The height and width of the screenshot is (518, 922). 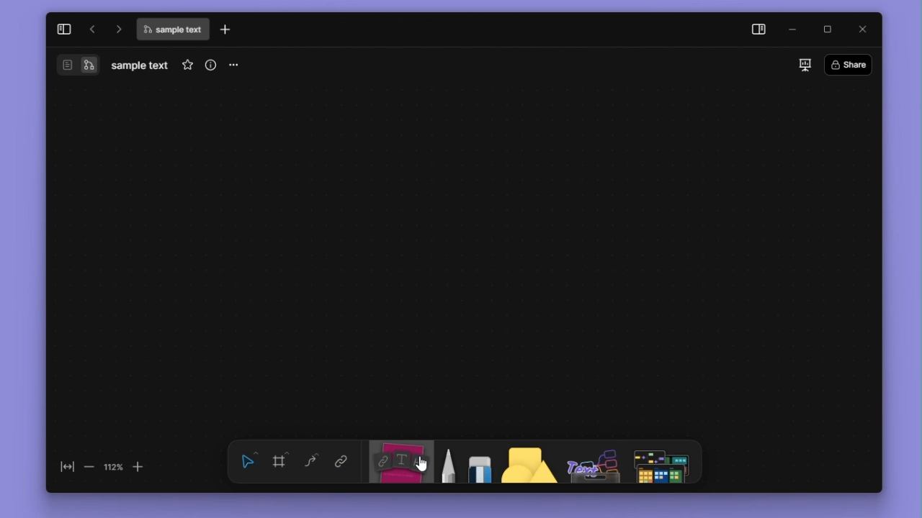 What do you see at coordinates (117, 29) in the screenshot?
I see `go forward` at bounding box center [117, 29].